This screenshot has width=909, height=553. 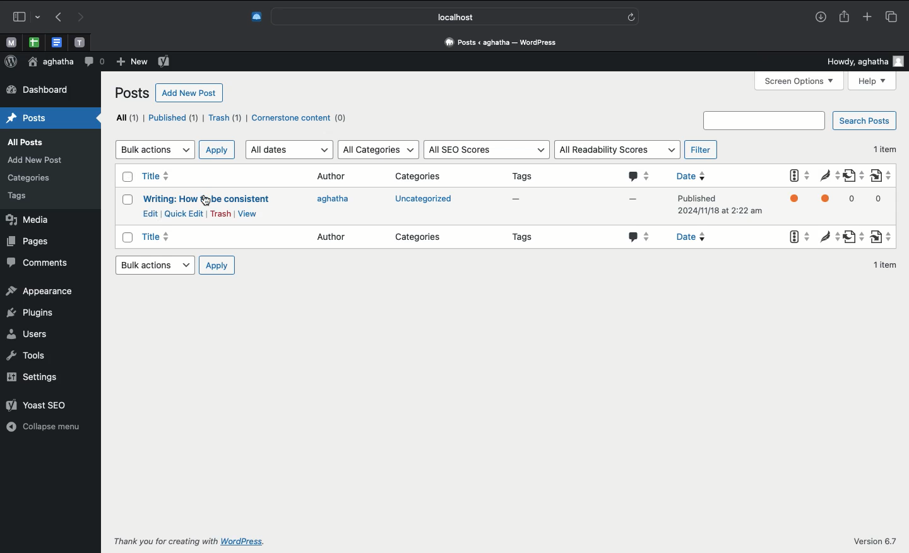 What do you see at coordinates (519, 202) in the screenshot?
I see `no Tags` at bounding box center [519, 202].